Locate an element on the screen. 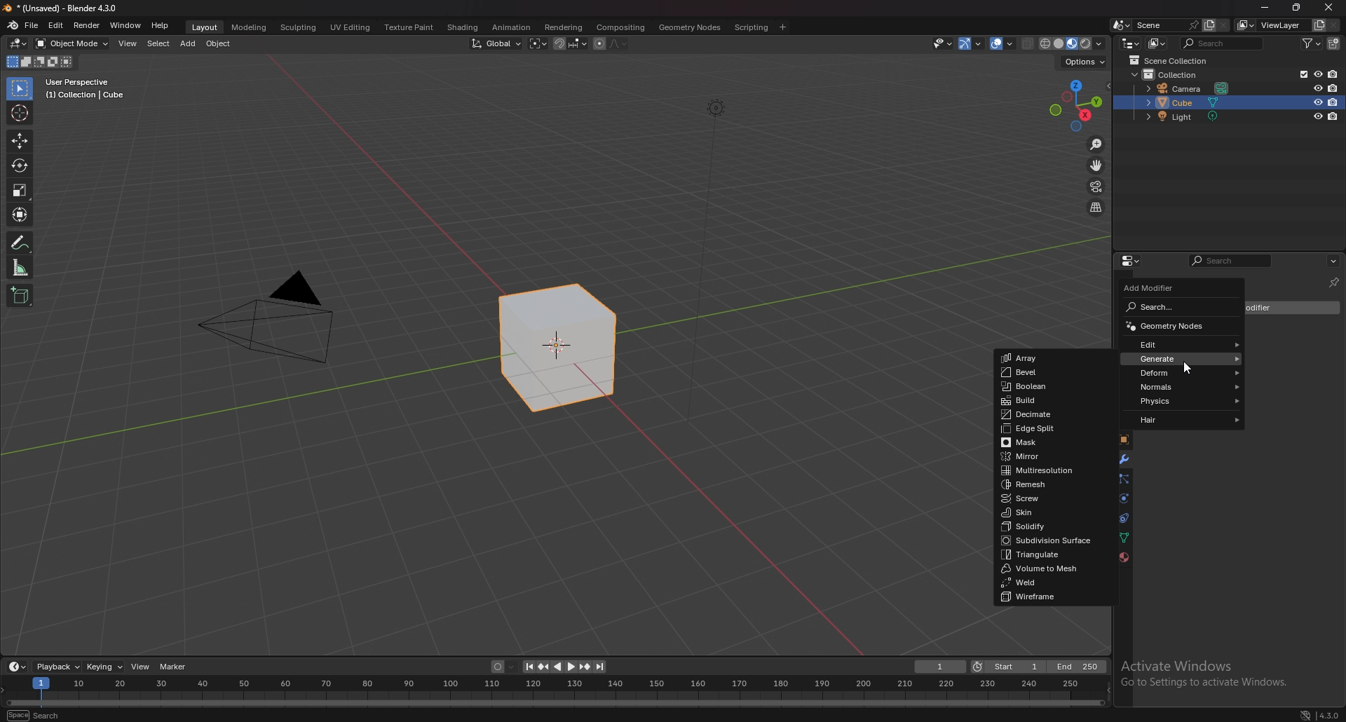  scale is located at coordinates (20, 191).